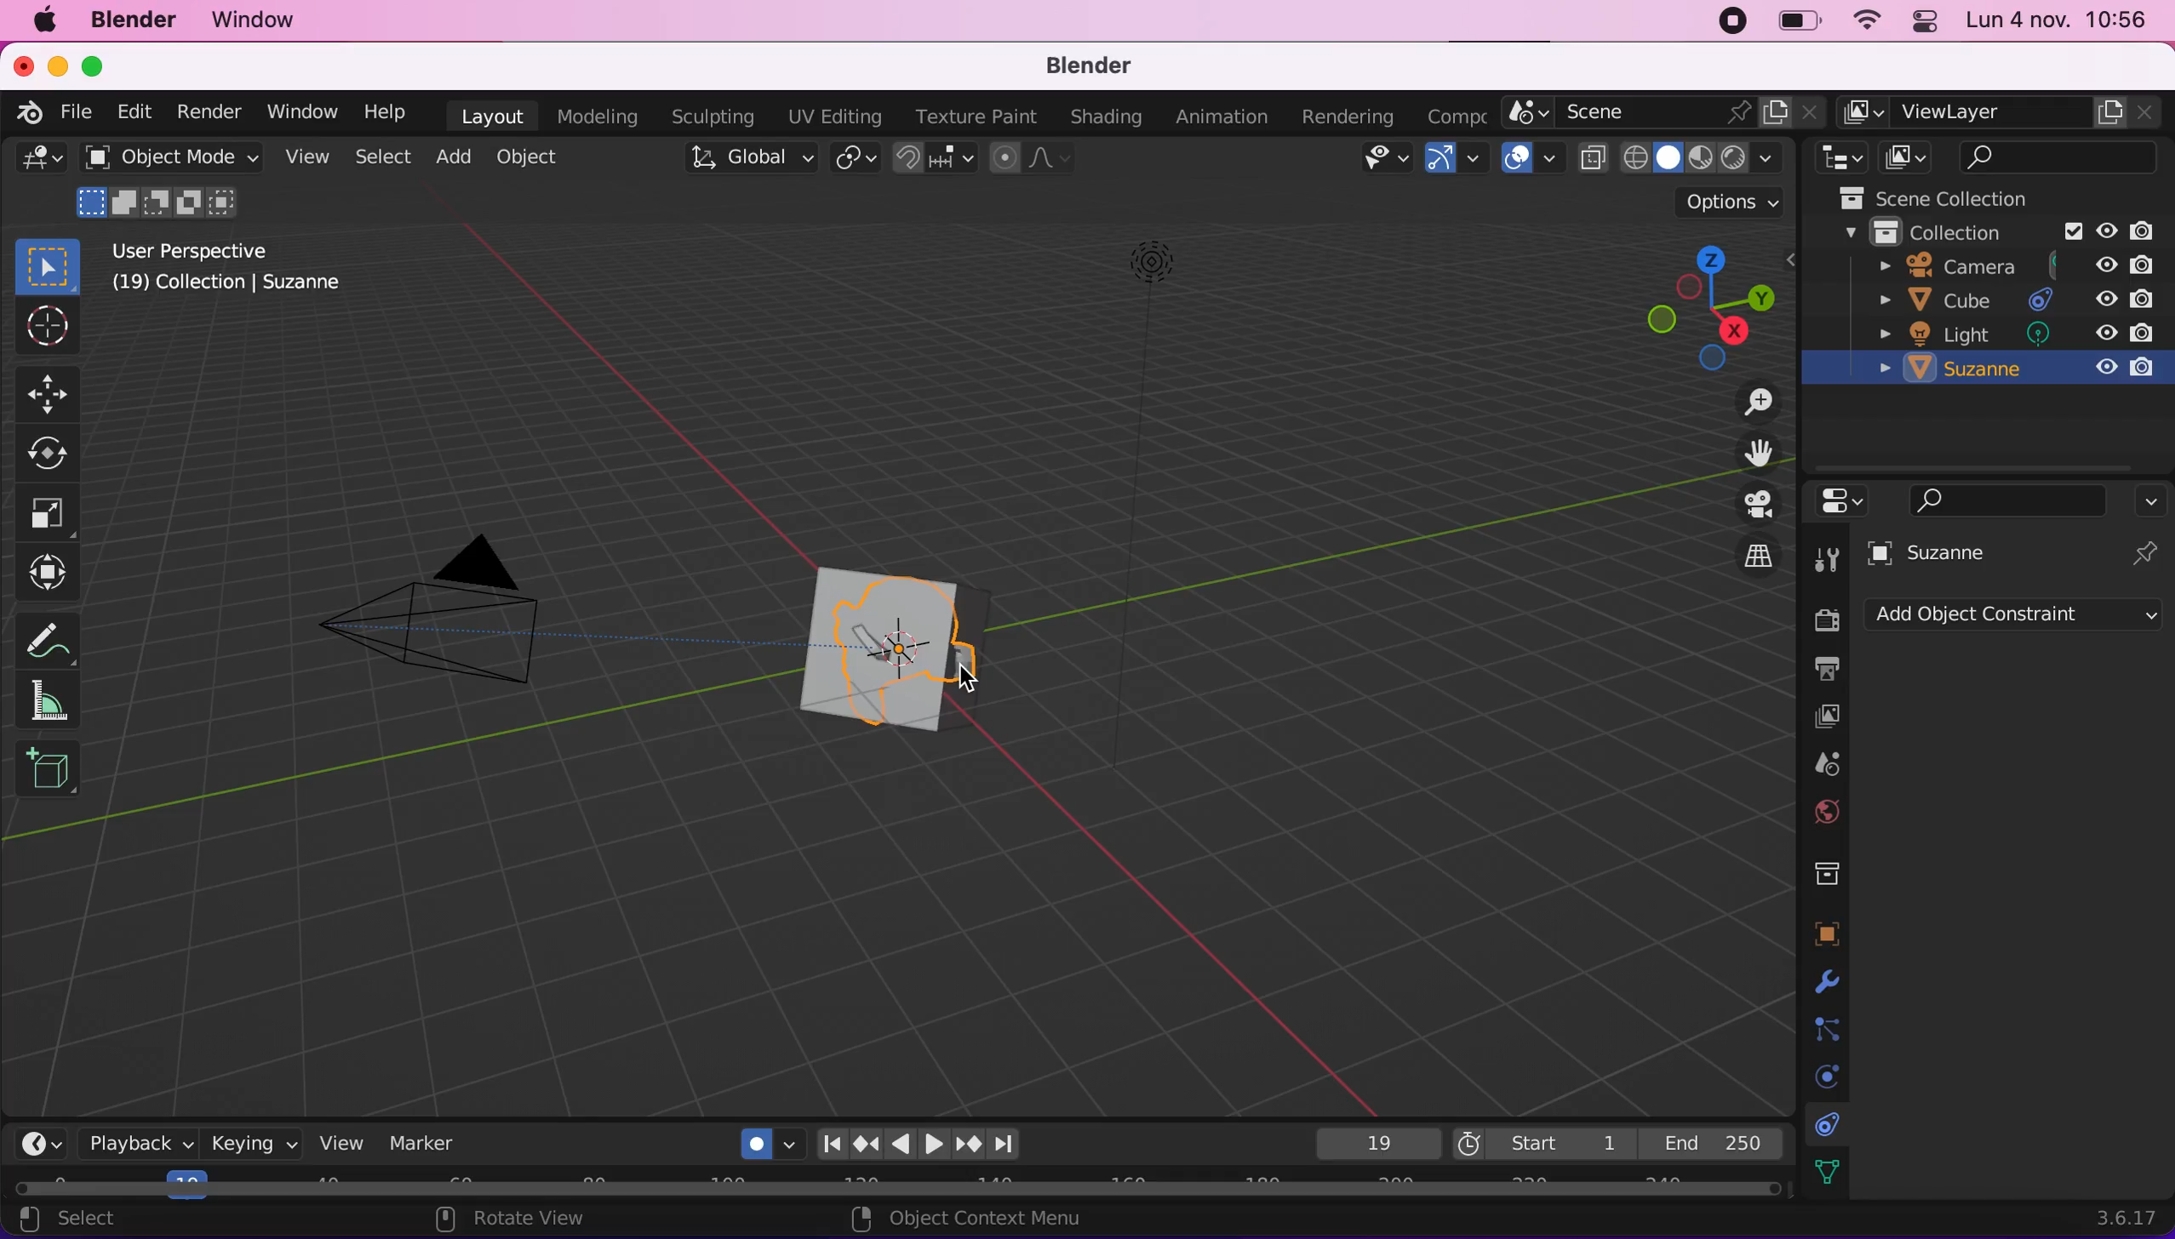 This screenshot has width=2175, height=1239. What do you see at coordinates (163, 203) in the screenshot?
I see `Mode` at bounding box center [163, 203].